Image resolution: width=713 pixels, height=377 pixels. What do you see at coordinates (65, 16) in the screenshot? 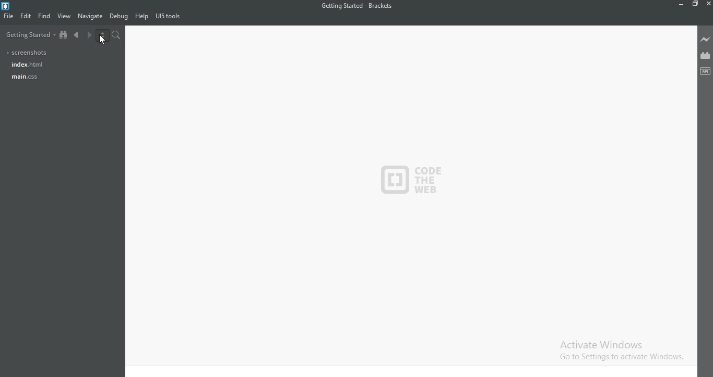
I see `View` at bounding box center [65, 16].